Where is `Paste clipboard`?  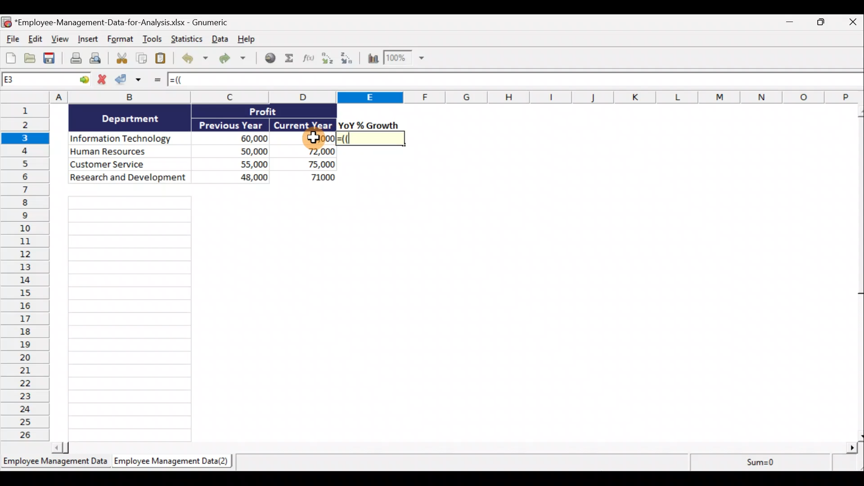
Paste clipboard is located at coordinates (162, 59).